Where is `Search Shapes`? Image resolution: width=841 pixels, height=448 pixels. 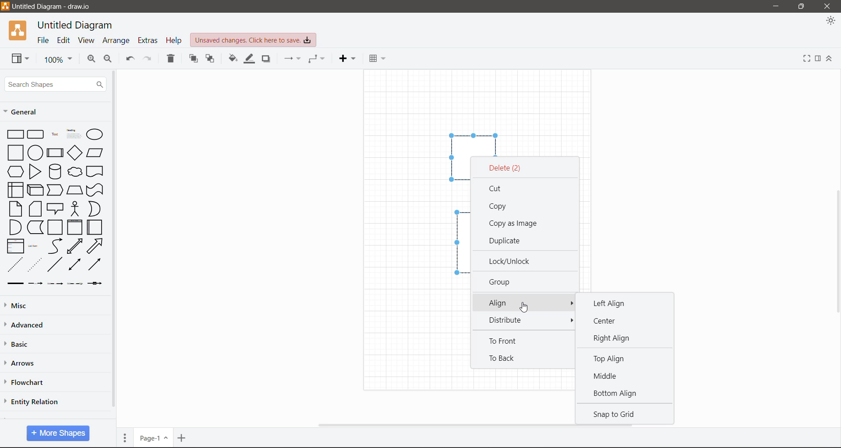 Search Shapes is located at coordinates (55, 84).